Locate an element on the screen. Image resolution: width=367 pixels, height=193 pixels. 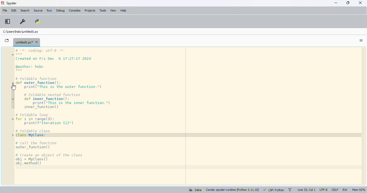
debug is located at coordinates (60, 10).